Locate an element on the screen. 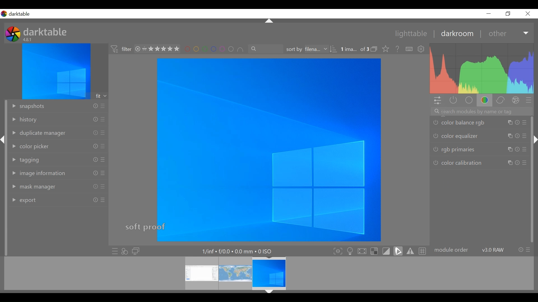 This screenshot has height=302, width=538. color picker is located at coordinates (30, 147).